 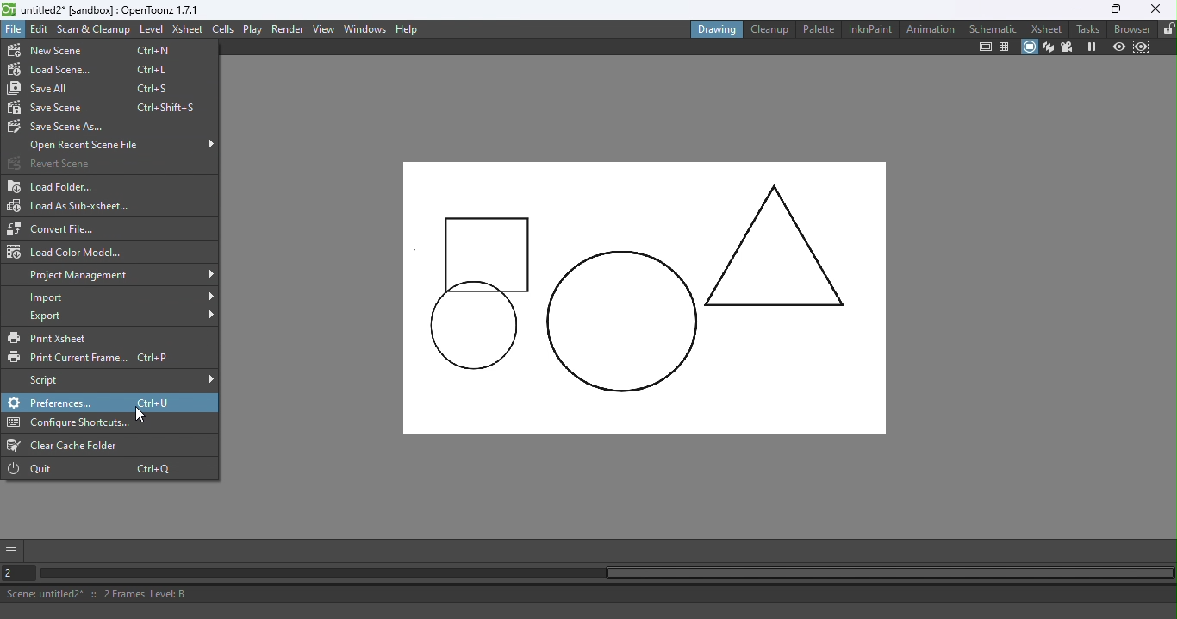 I want to click on Browser, so click(x=1130, y=28).